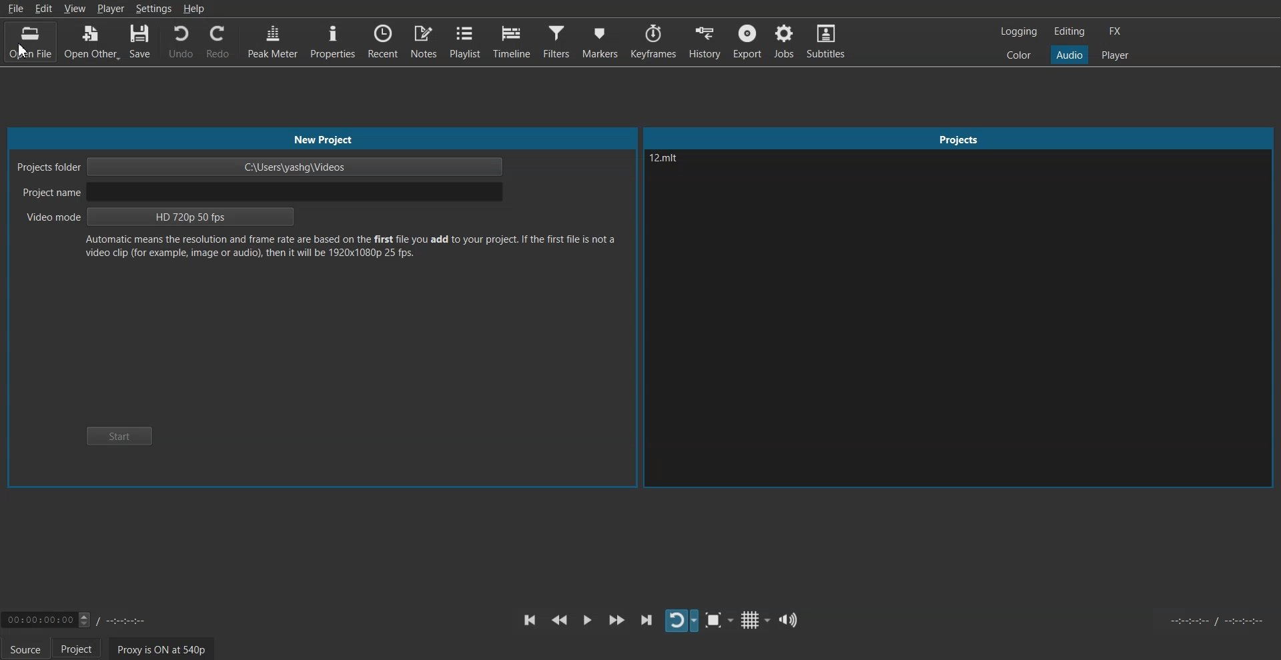  What do you see at coordinates (162, 218) in the screenshot?
I see `Video Mode` at bounding box center [162, 218].